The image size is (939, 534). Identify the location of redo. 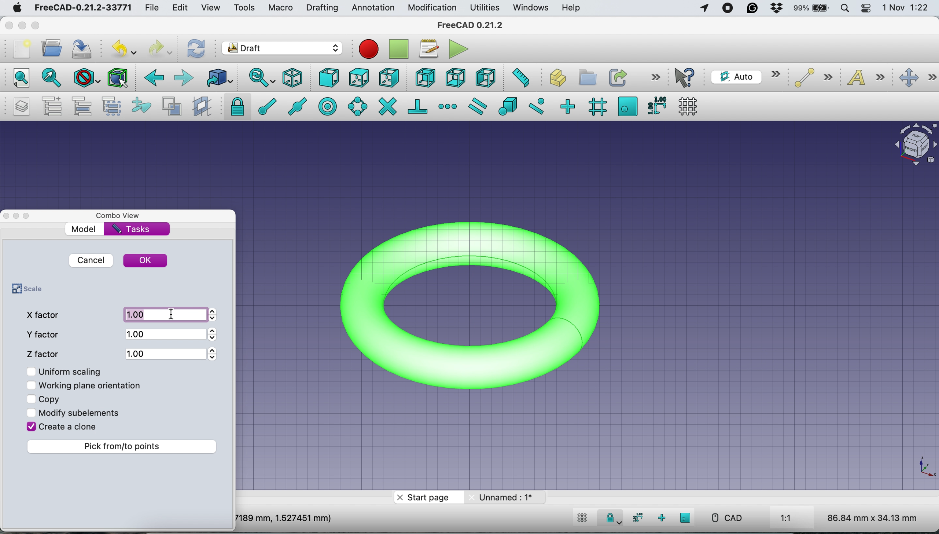
(160, 49).